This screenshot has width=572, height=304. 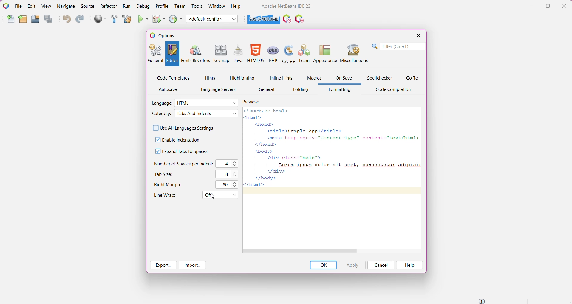 What do you see at coordinates (286, 6) in the screenshot?
I see `Application Name` at bounding box center [286, 6].